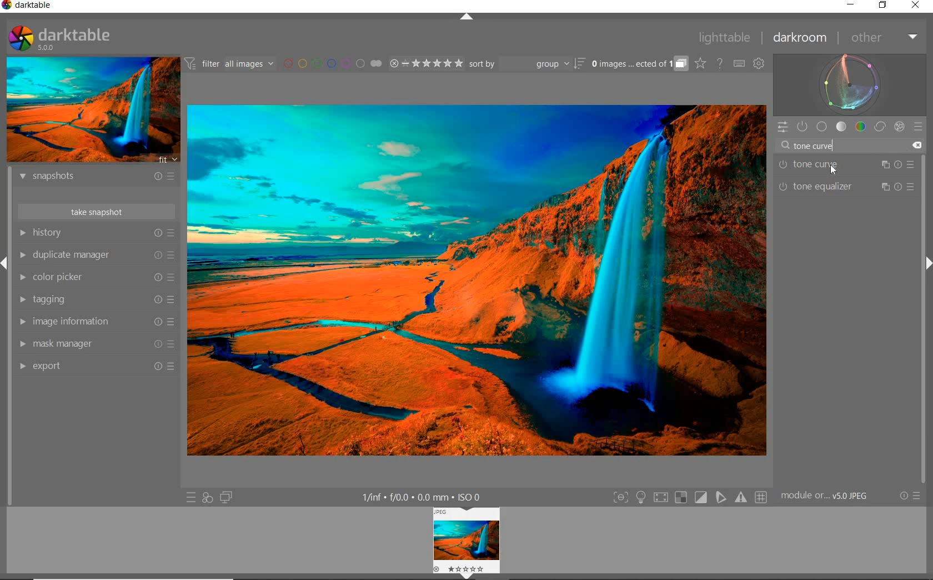 This screenshot has width=933, height=580. I want to click on image information, so click(96, 322).